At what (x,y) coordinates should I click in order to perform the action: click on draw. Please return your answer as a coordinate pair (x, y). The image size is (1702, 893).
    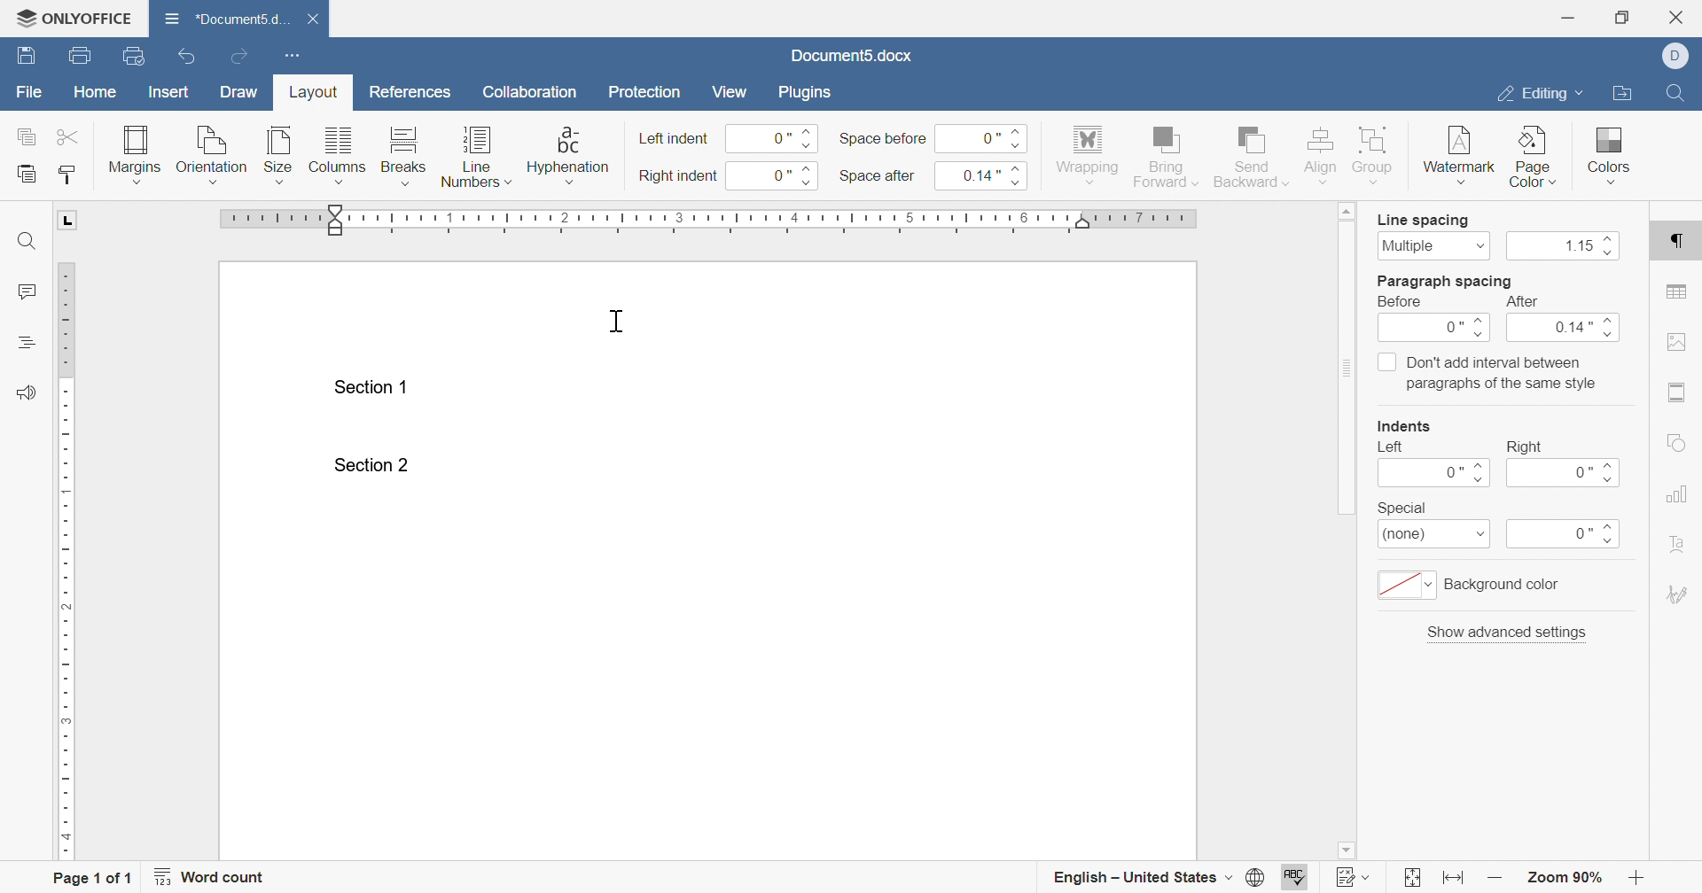
    Looking at the image, I should click on (240, 91).